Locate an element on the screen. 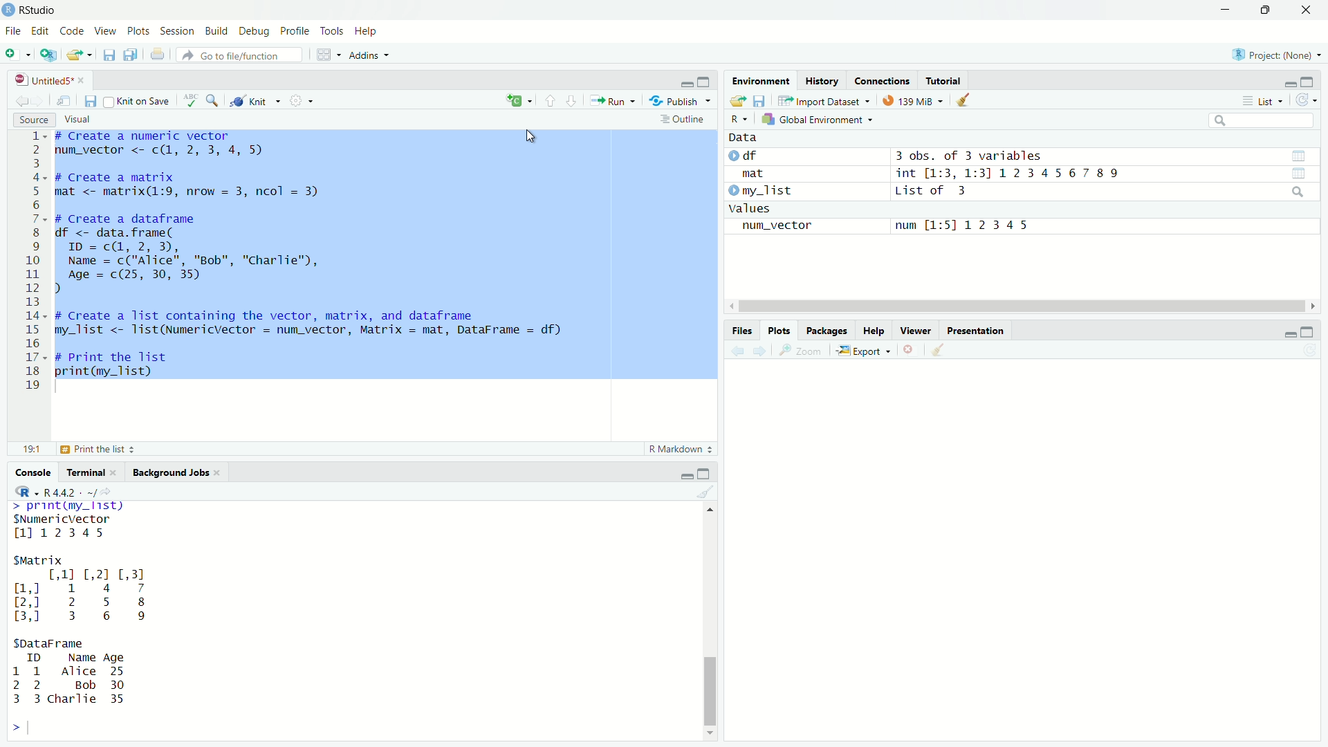  Outline is located at coordinates (683, 122).